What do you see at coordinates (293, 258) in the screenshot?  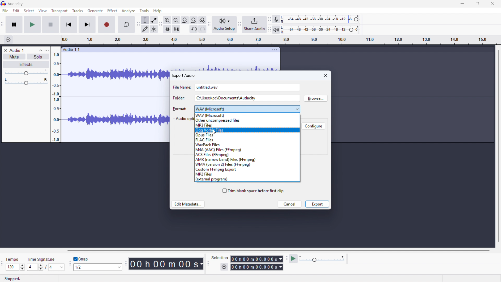 I see `Play at speed` at bounding box center [293, 258].